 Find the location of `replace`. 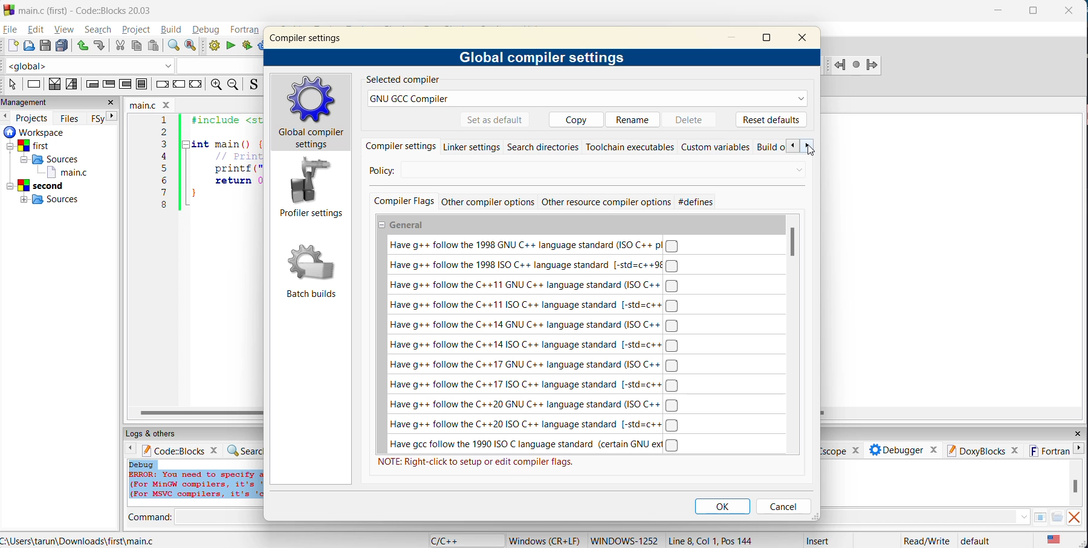

replace is located at coordinates (192, 47).